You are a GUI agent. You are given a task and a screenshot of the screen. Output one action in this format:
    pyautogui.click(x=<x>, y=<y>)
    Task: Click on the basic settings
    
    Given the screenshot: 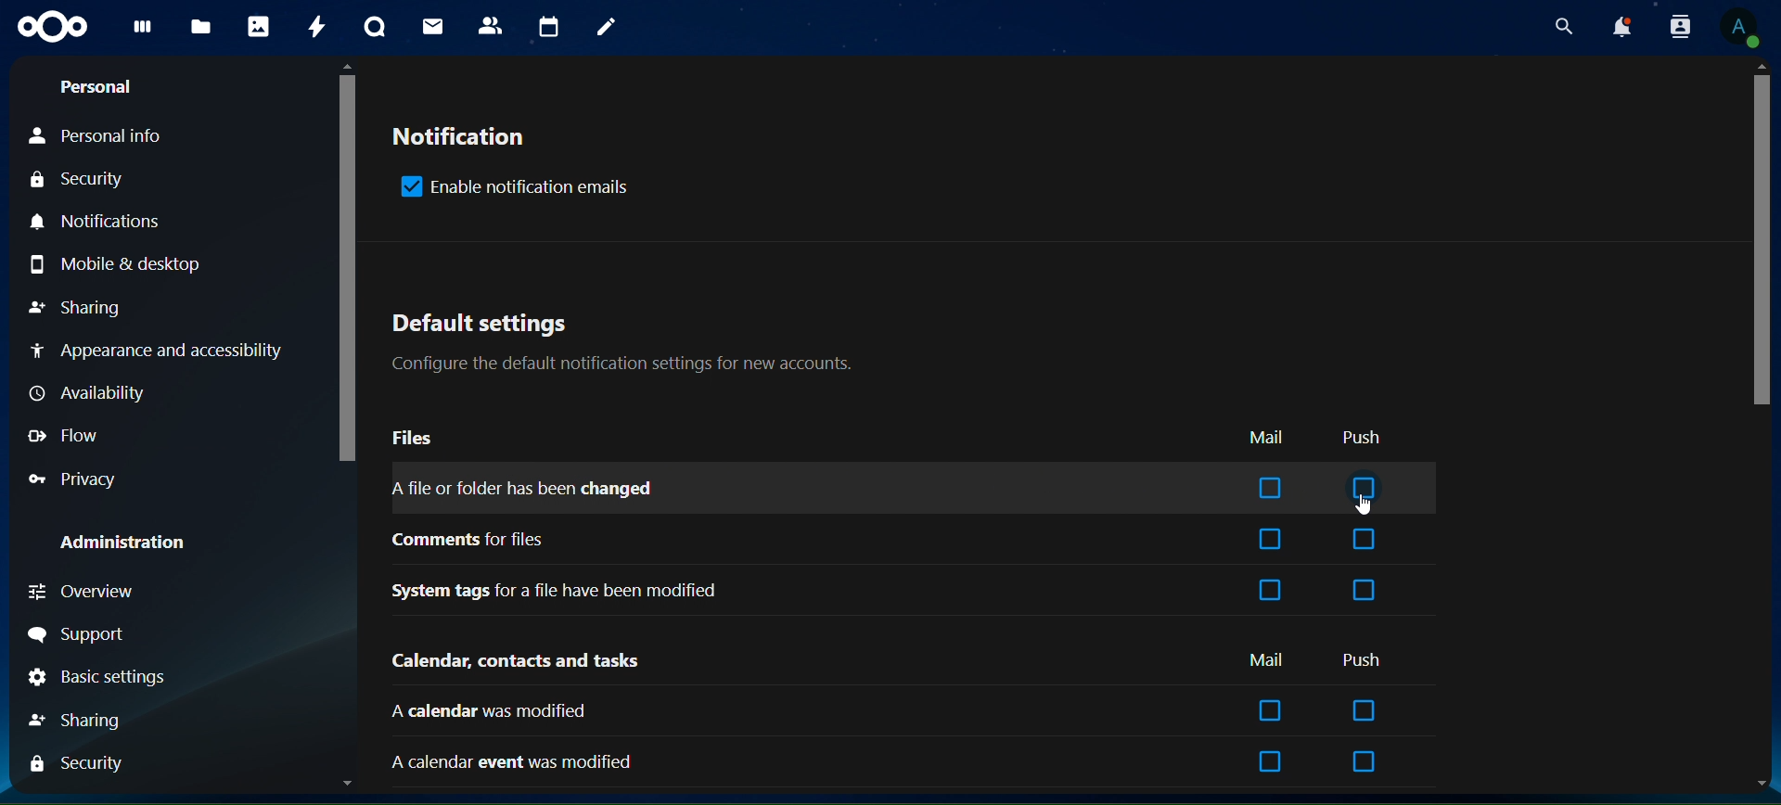 What is the action you would take?
    pyautogui.click(x=98, y=677)
    